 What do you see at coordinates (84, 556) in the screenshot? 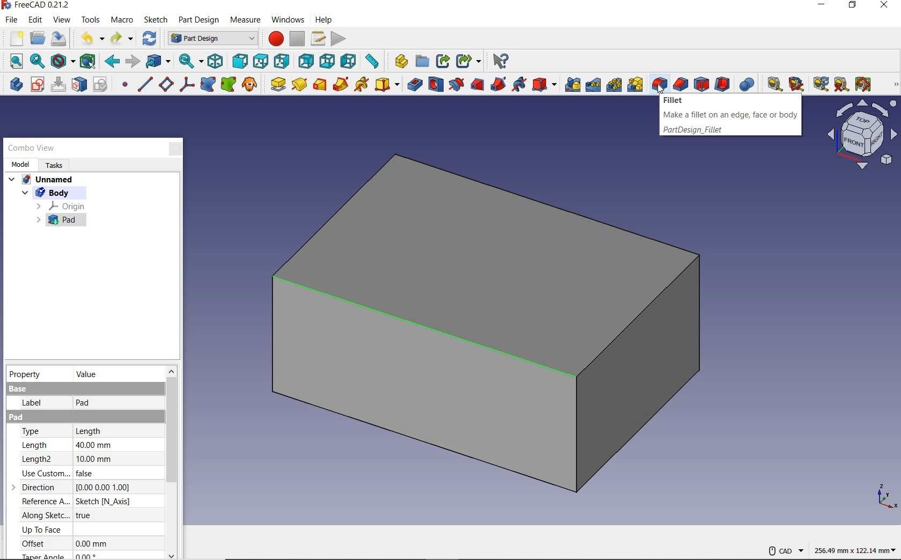
I see `0.00 degrees` at bounding box center [84, 556].